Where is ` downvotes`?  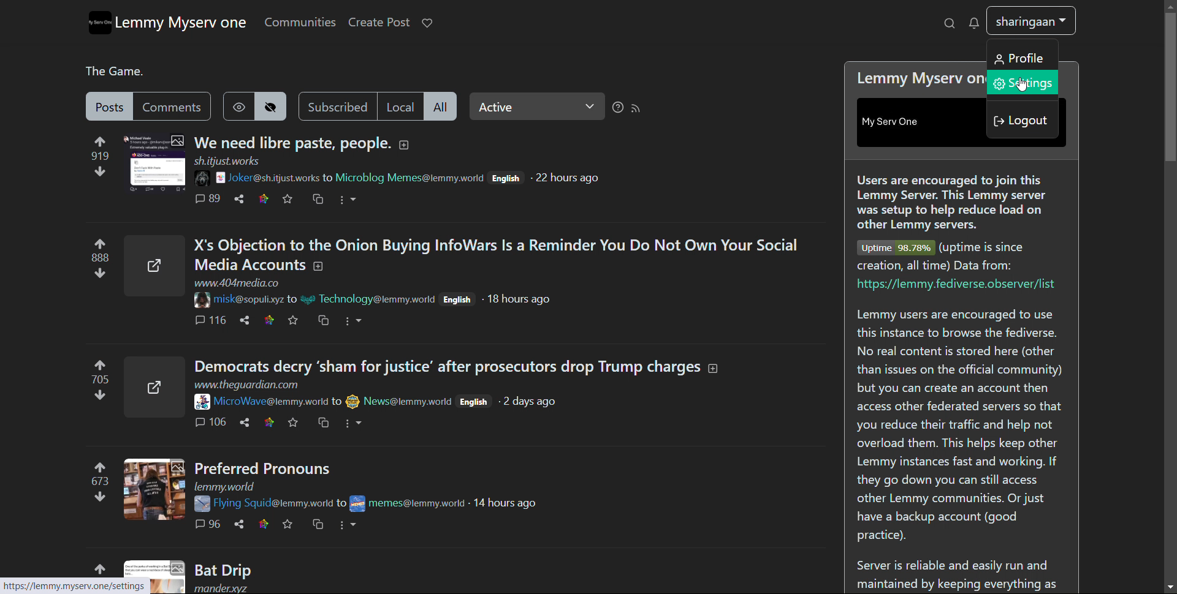
 downvotes is located at coordinates (99, 498).